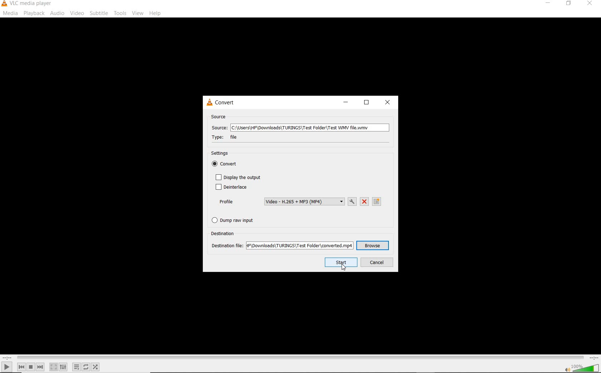 The width and height of the screenshot is (601, 373). What do you see at coordinates (219, 117) in the screenshot?
I see `SOURCE` at bounding box center [219, 117].